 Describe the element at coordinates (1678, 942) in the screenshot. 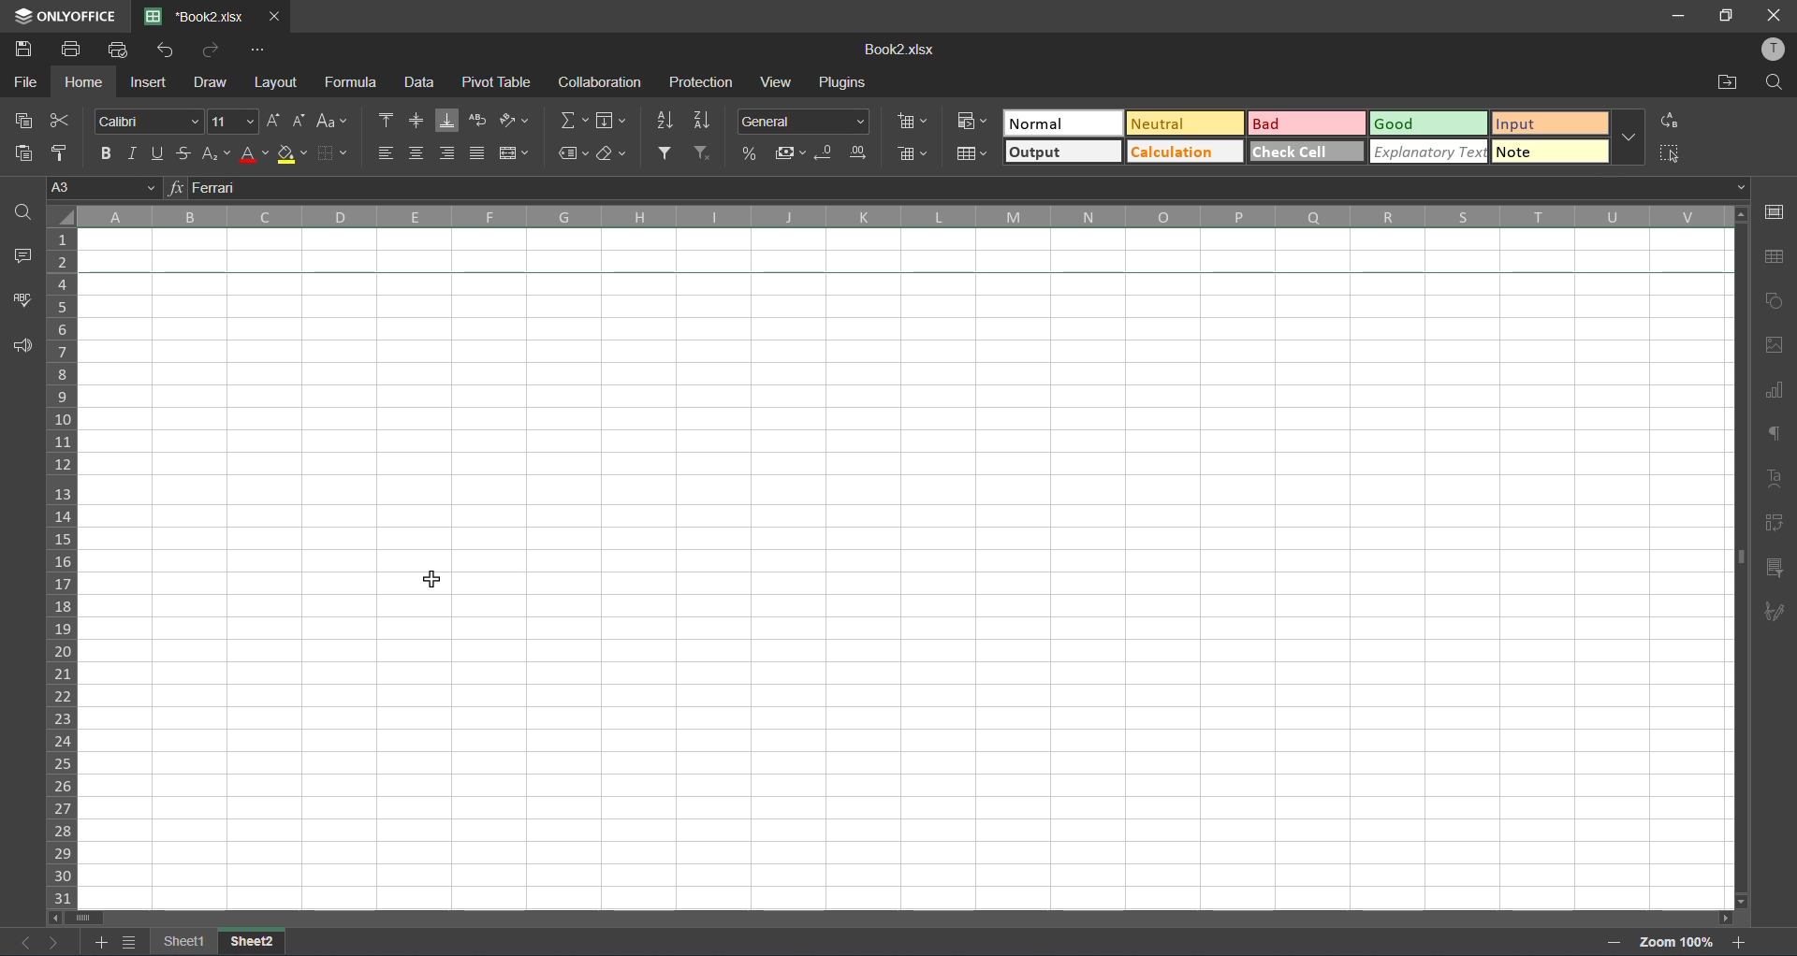

I see `zoom factor` at that location.